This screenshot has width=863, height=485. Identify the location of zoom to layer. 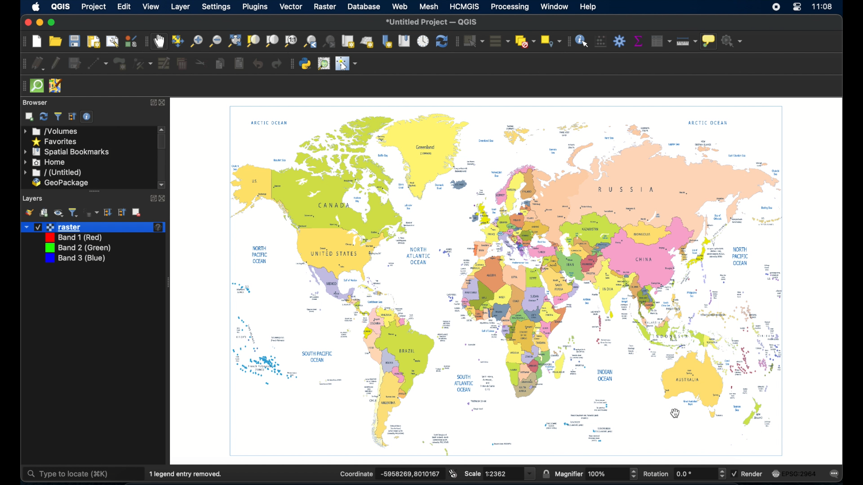
(271, 41).